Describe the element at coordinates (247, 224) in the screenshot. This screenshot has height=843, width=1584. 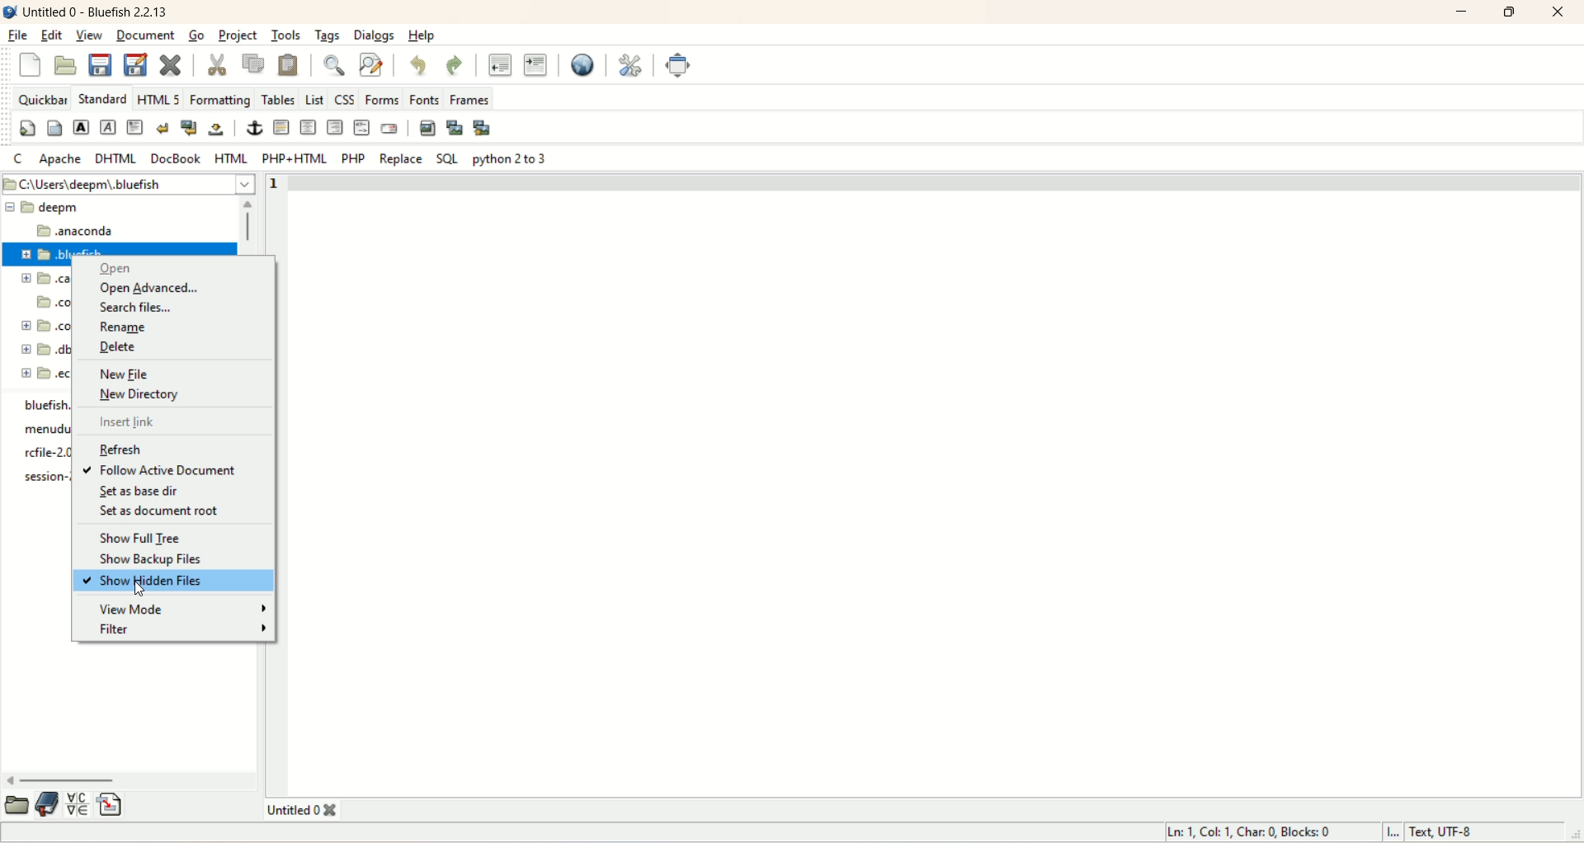
I see `vertical scroll bar` at that location.